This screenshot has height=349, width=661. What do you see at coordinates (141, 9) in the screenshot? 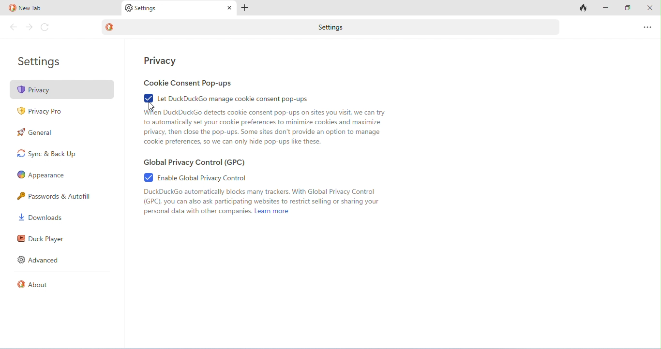
I see `settings` at bounding box center [141, 9].